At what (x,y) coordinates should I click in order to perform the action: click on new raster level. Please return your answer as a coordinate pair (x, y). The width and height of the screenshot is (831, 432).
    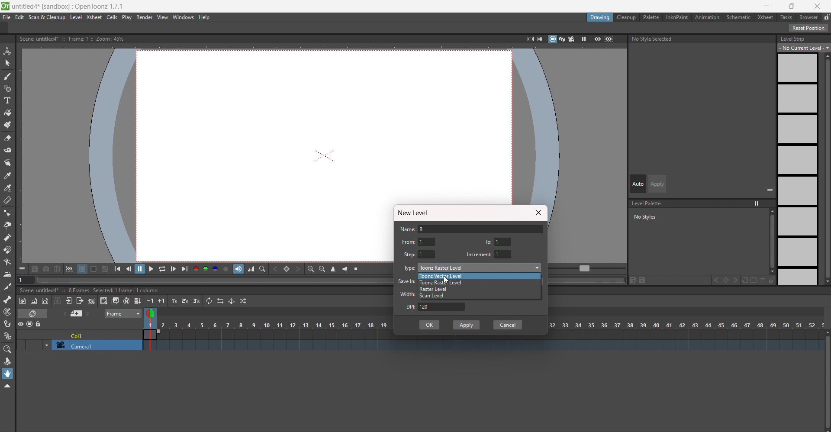
    Looking at the image, I should click on (34, 302).